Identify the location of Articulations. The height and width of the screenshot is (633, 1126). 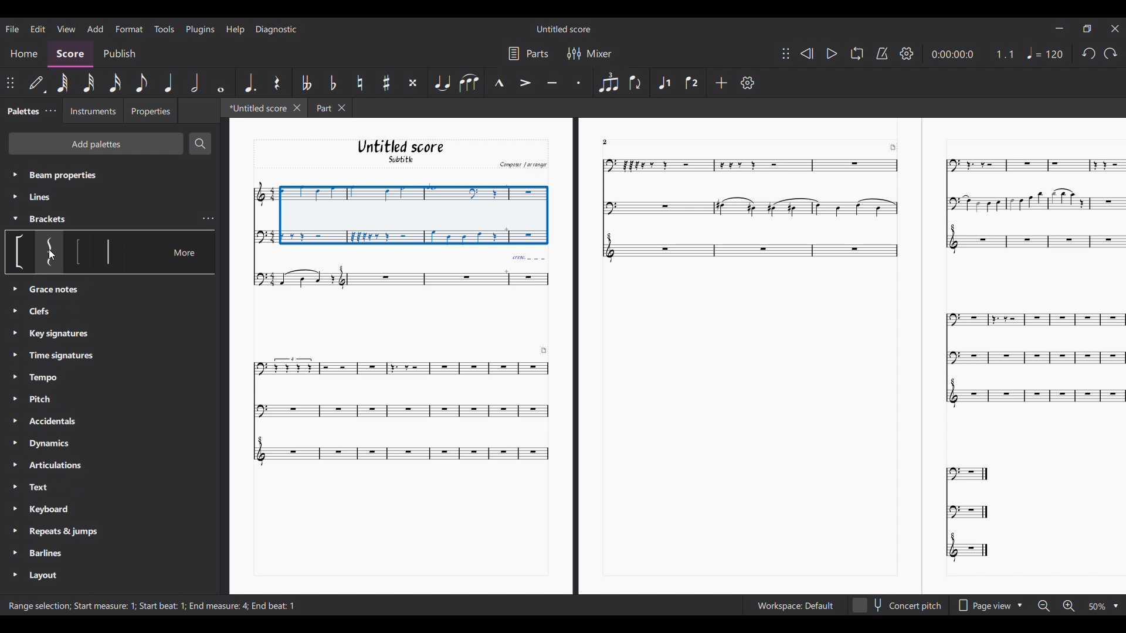
(60, 464).